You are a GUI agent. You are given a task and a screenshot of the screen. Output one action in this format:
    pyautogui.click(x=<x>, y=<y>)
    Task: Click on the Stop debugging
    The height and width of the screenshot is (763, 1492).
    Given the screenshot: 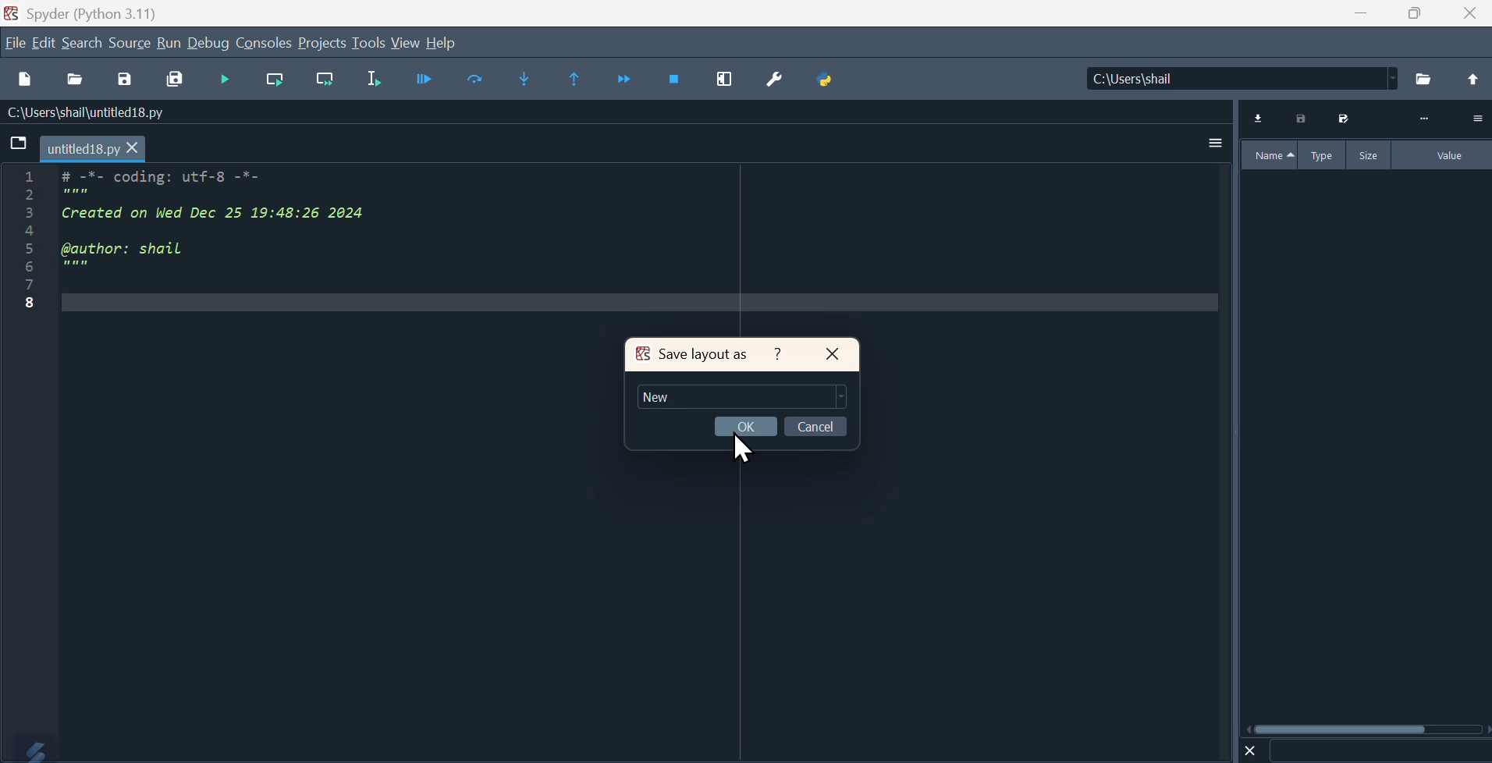 What is the action you would take?
    pyautogui.click(x=675, y=81)
    